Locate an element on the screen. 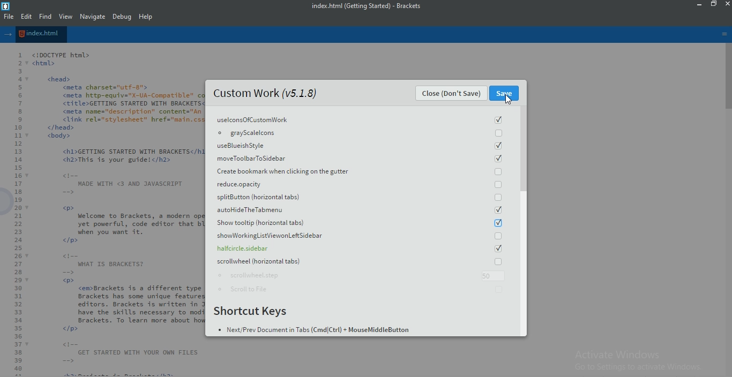  scroll bar is located at coordinates (524, 149).